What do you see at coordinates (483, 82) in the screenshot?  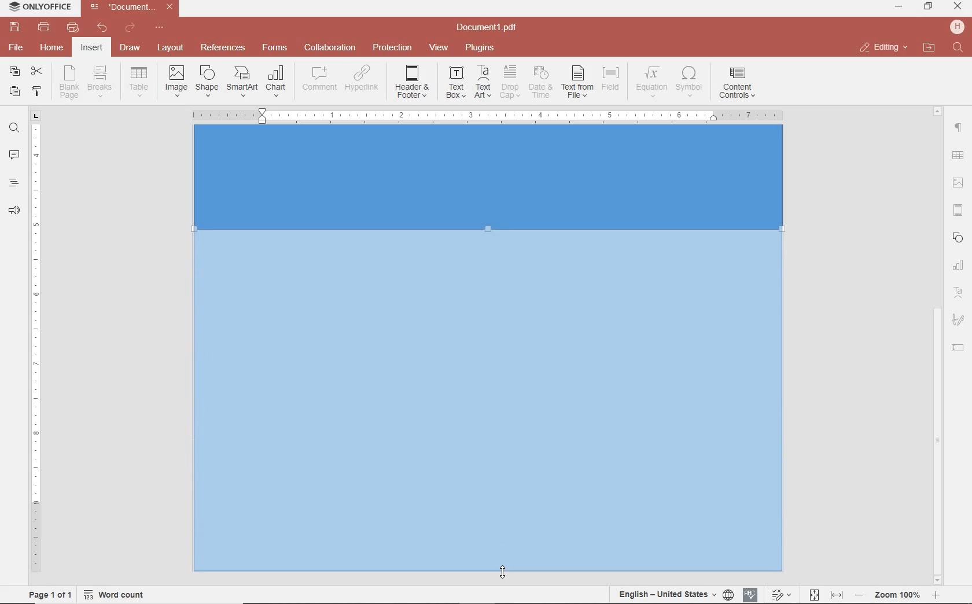 I see `INSERT TEXT ART` at bounding box center [483, 82].